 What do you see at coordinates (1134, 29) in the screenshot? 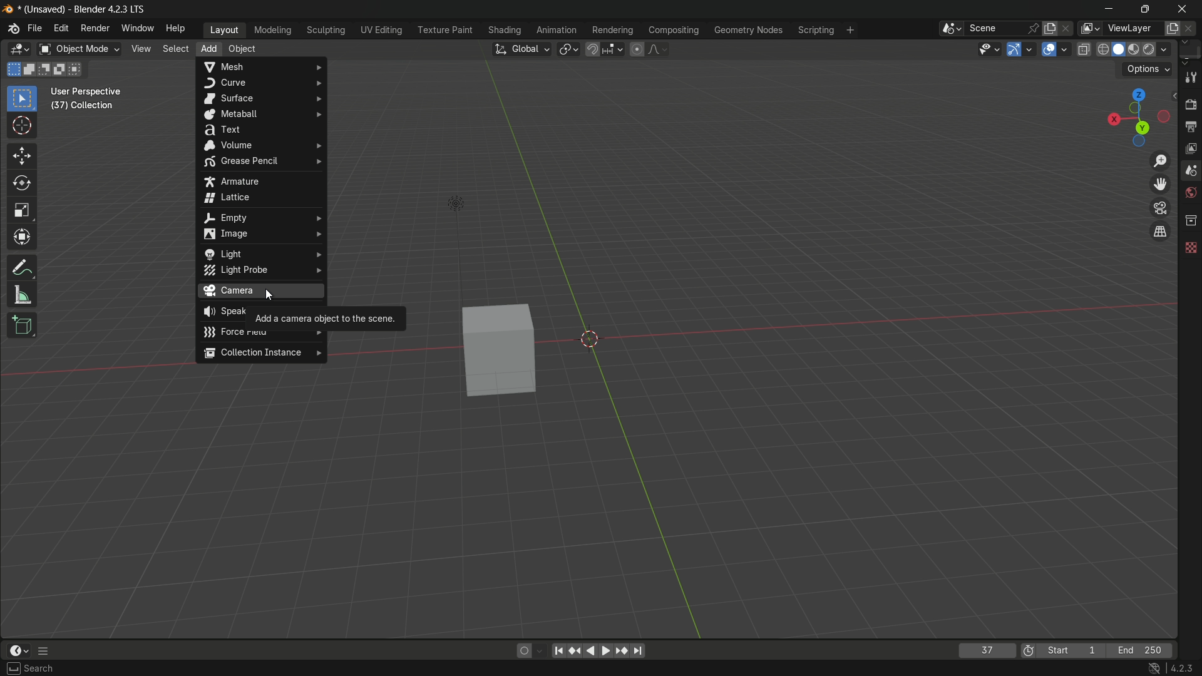
I see `view layer name` at bounding box center [1134, 29].